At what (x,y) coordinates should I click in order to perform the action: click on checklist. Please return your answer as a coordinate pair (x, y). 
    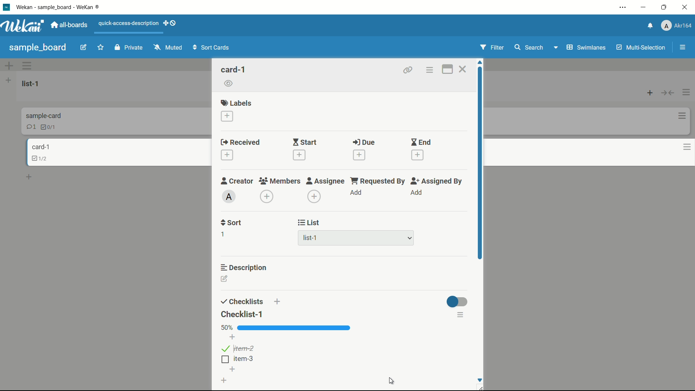
    Looking at the image, I should click on (50, 128).